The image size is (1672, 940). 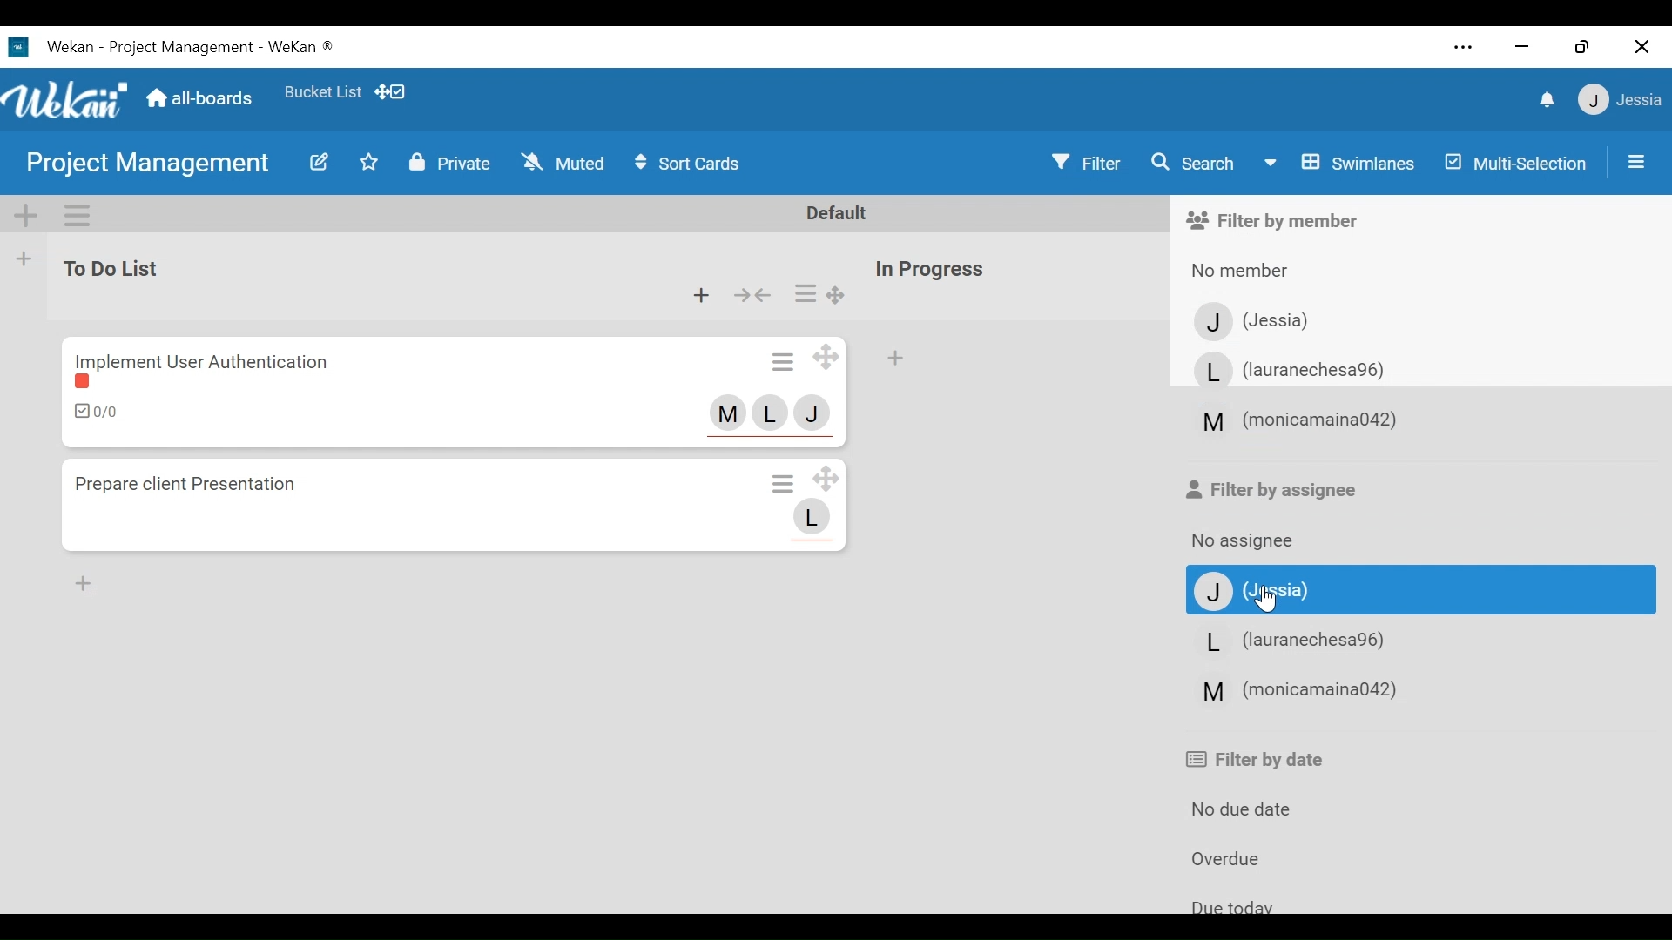 What do you see at coordinates (24, 260) in the screenshot?
I see `Add List` at bounding box center [24, 260].